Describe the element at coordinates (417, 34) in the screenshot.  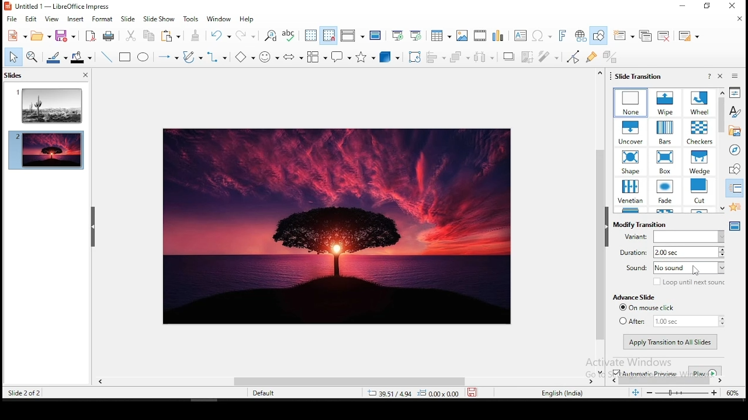
I see `start from current slide` at that location.